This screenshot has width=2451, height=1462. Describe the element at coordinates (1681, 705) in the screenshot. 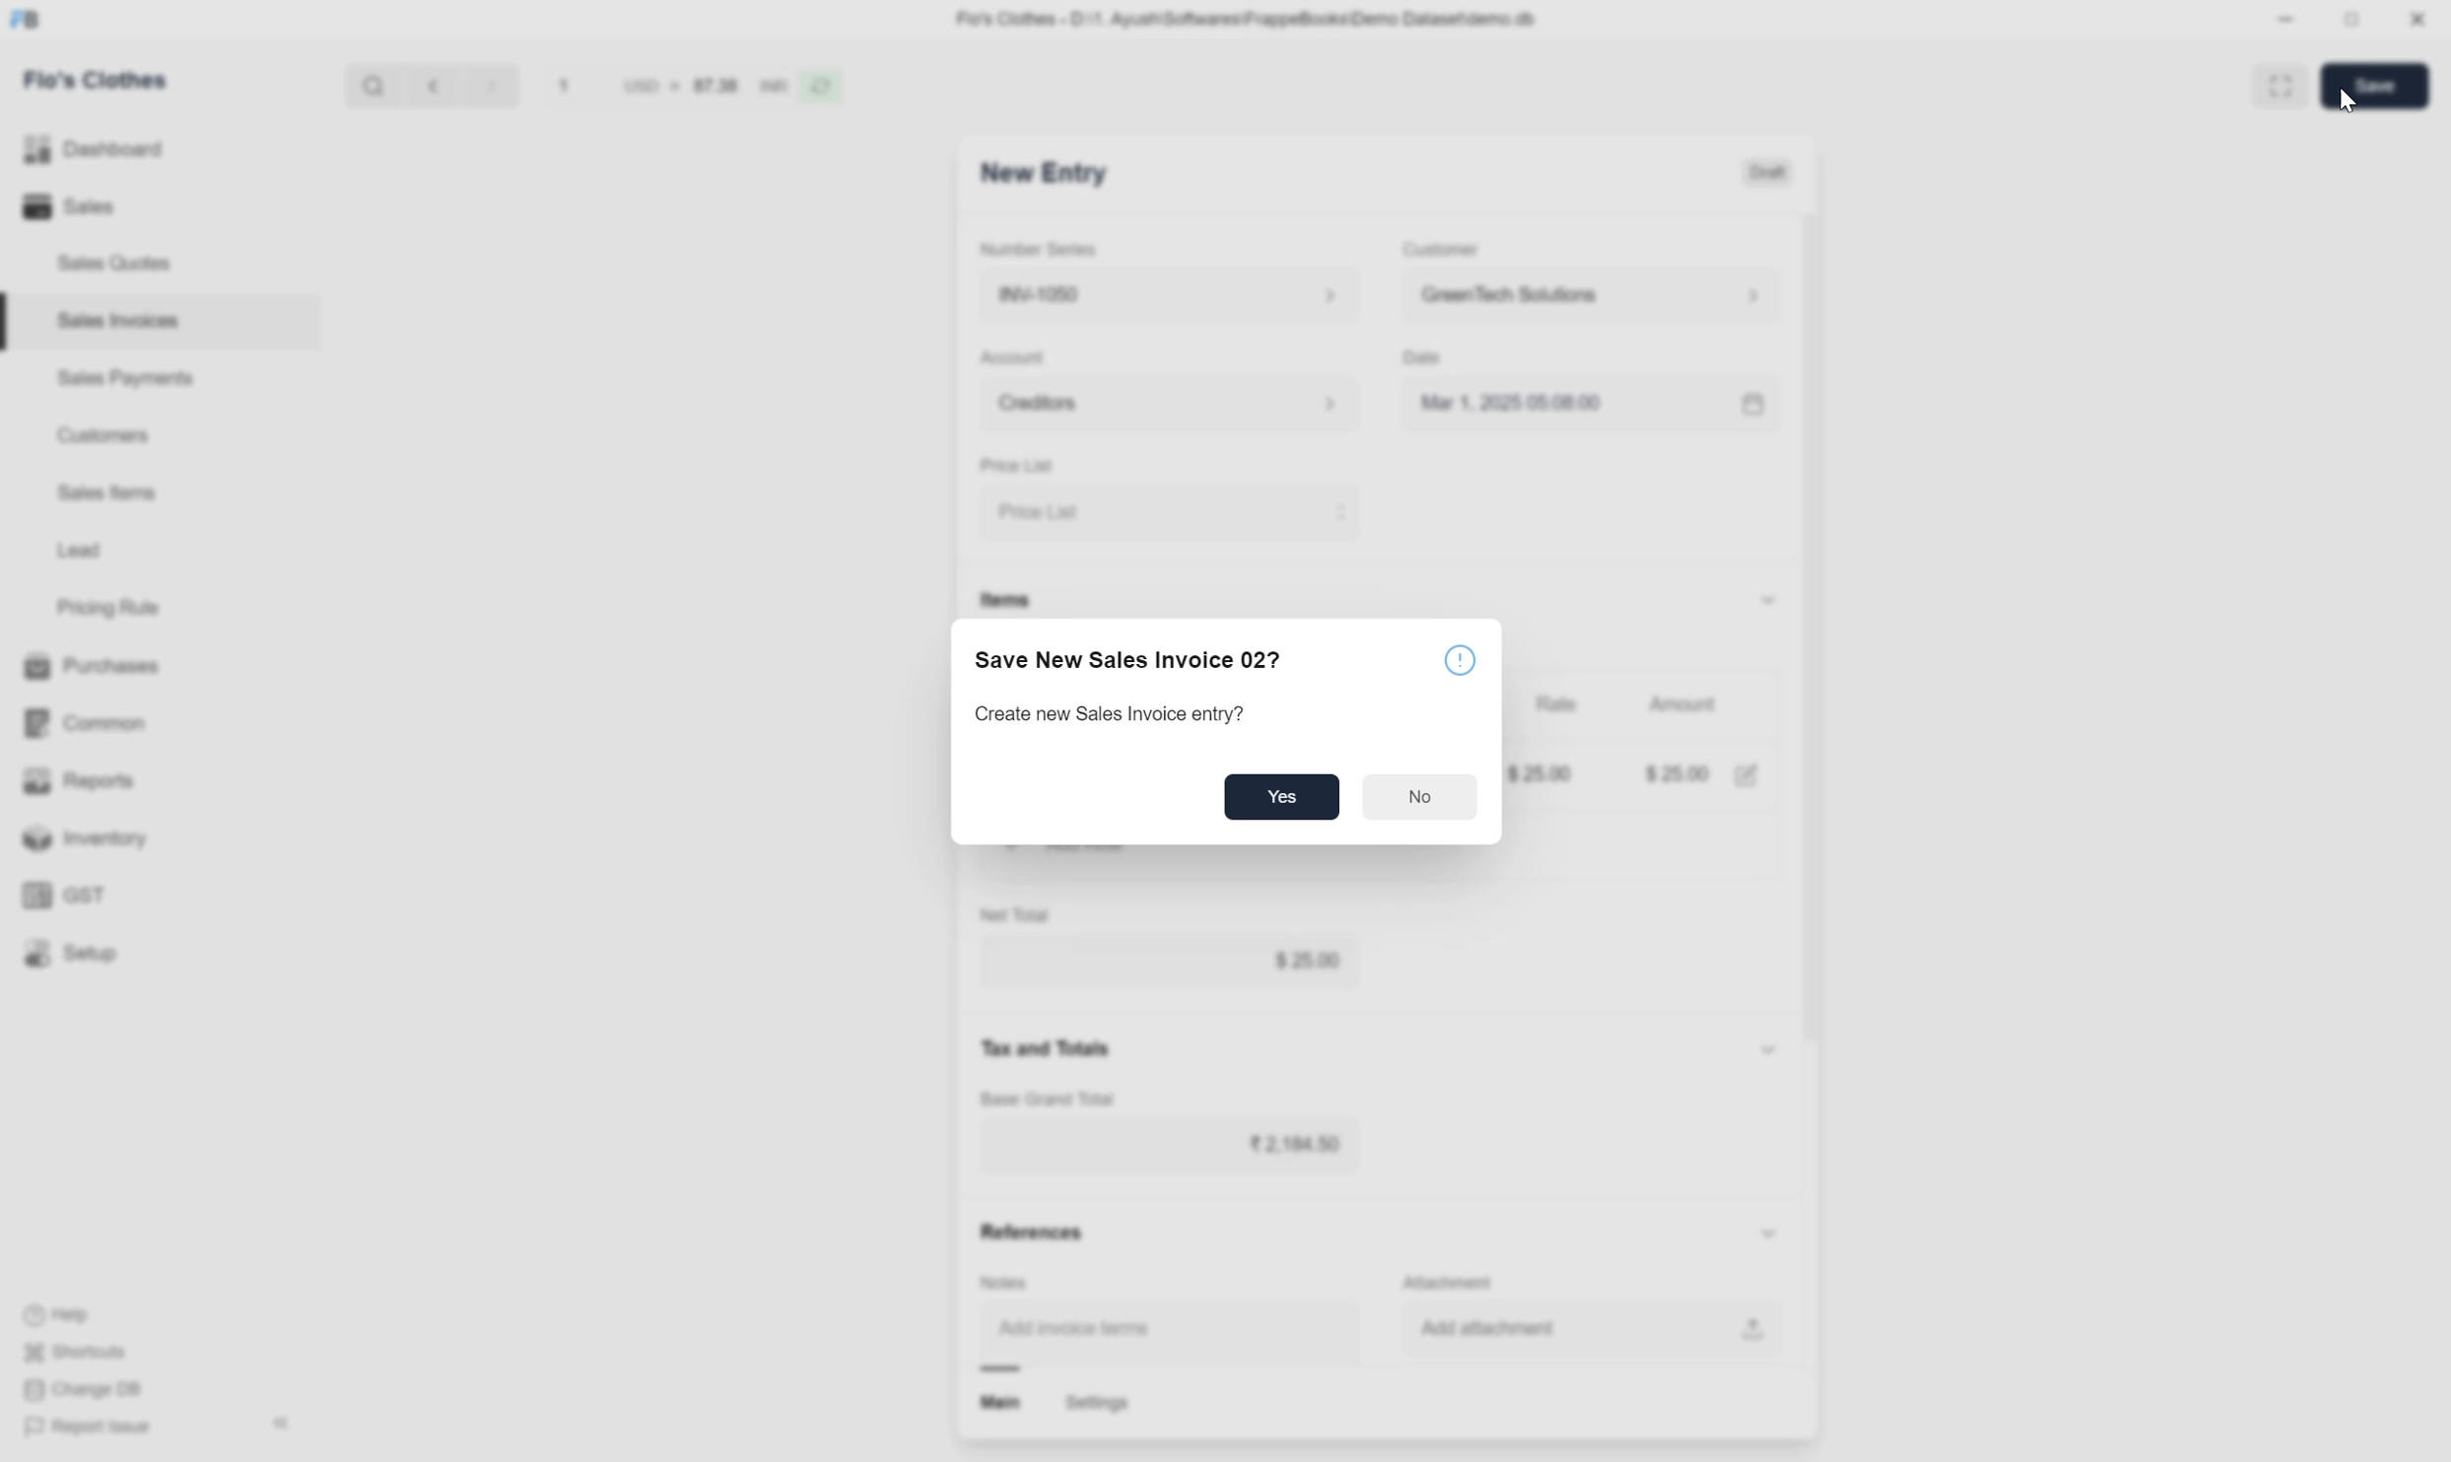

I see `Amount` at that location.